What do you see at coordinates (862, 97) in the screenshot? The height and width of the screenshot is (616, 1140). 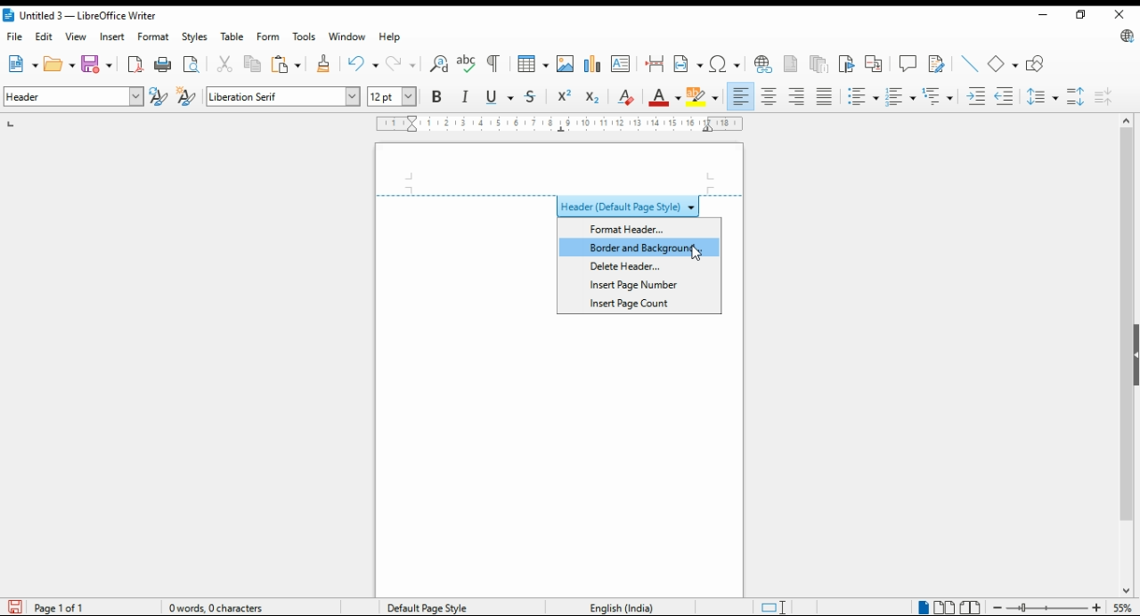 I see `toggle unordered list` at bounding box center [862, 97].